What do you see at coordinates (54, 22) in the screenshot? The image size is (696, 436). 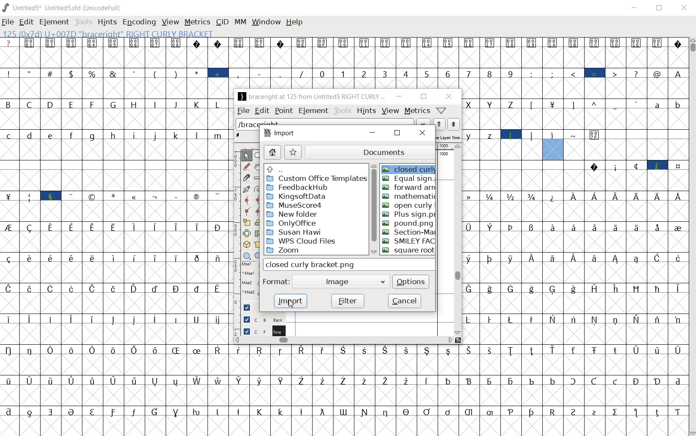 I see `ELEMENT` at bounding box center [54, 22].